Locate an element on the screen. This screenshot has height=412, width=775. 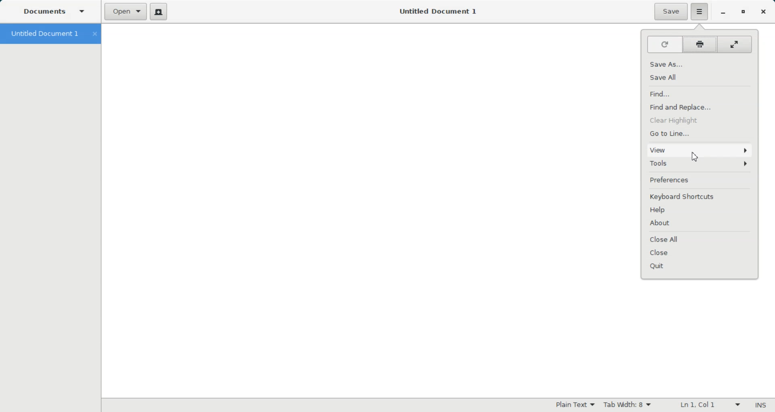
Untitled Document 1 tab is located at coordinates (43, 34).